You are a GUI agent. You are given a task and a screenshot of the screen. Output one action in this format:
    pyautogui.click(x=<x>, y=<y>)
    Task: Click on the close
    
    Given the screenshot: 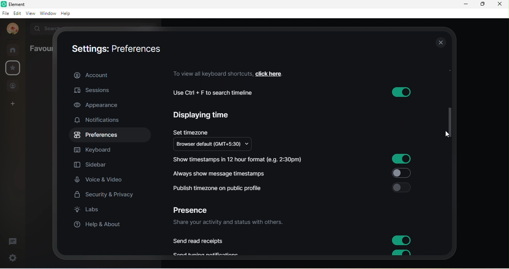 What is the action you would take?
    pyautogui.click(x=502, y=5)
    